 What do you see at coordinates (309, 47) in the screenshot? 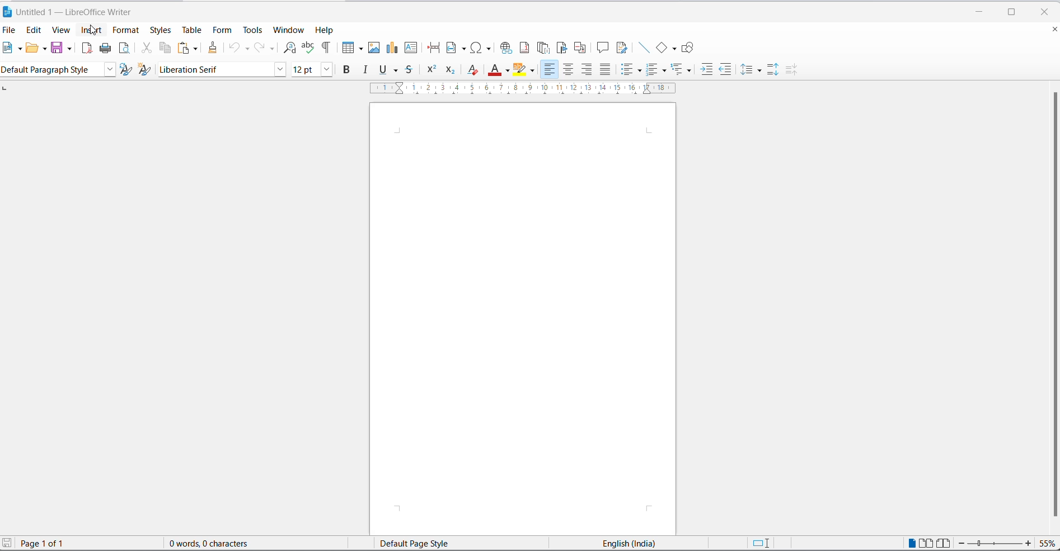
I see `spelling` at bounding box center [309, 47].